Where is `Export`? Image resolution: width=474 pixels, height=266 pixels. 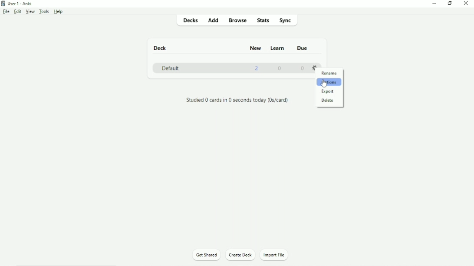
Export is located at coordinates (329, 92).